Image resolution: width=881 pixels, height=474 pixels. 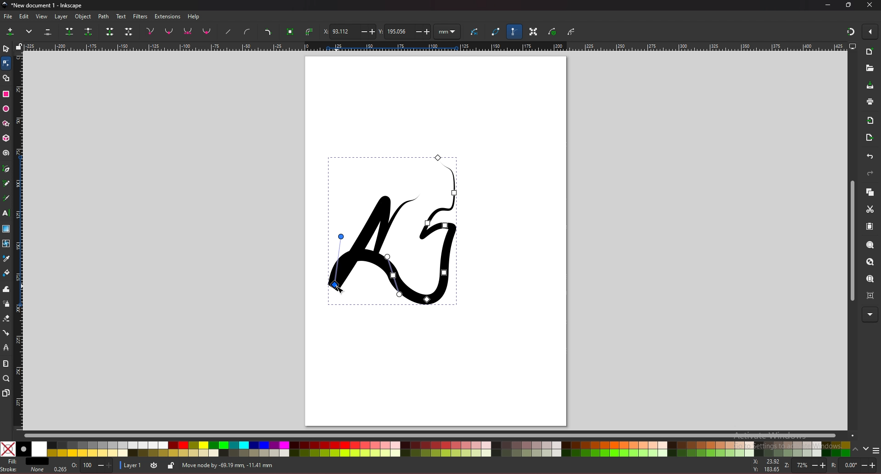 What do you see at coordinates (309, 32) in the screenshot?
I see `stroke to path` at bounding box center [309, 32].